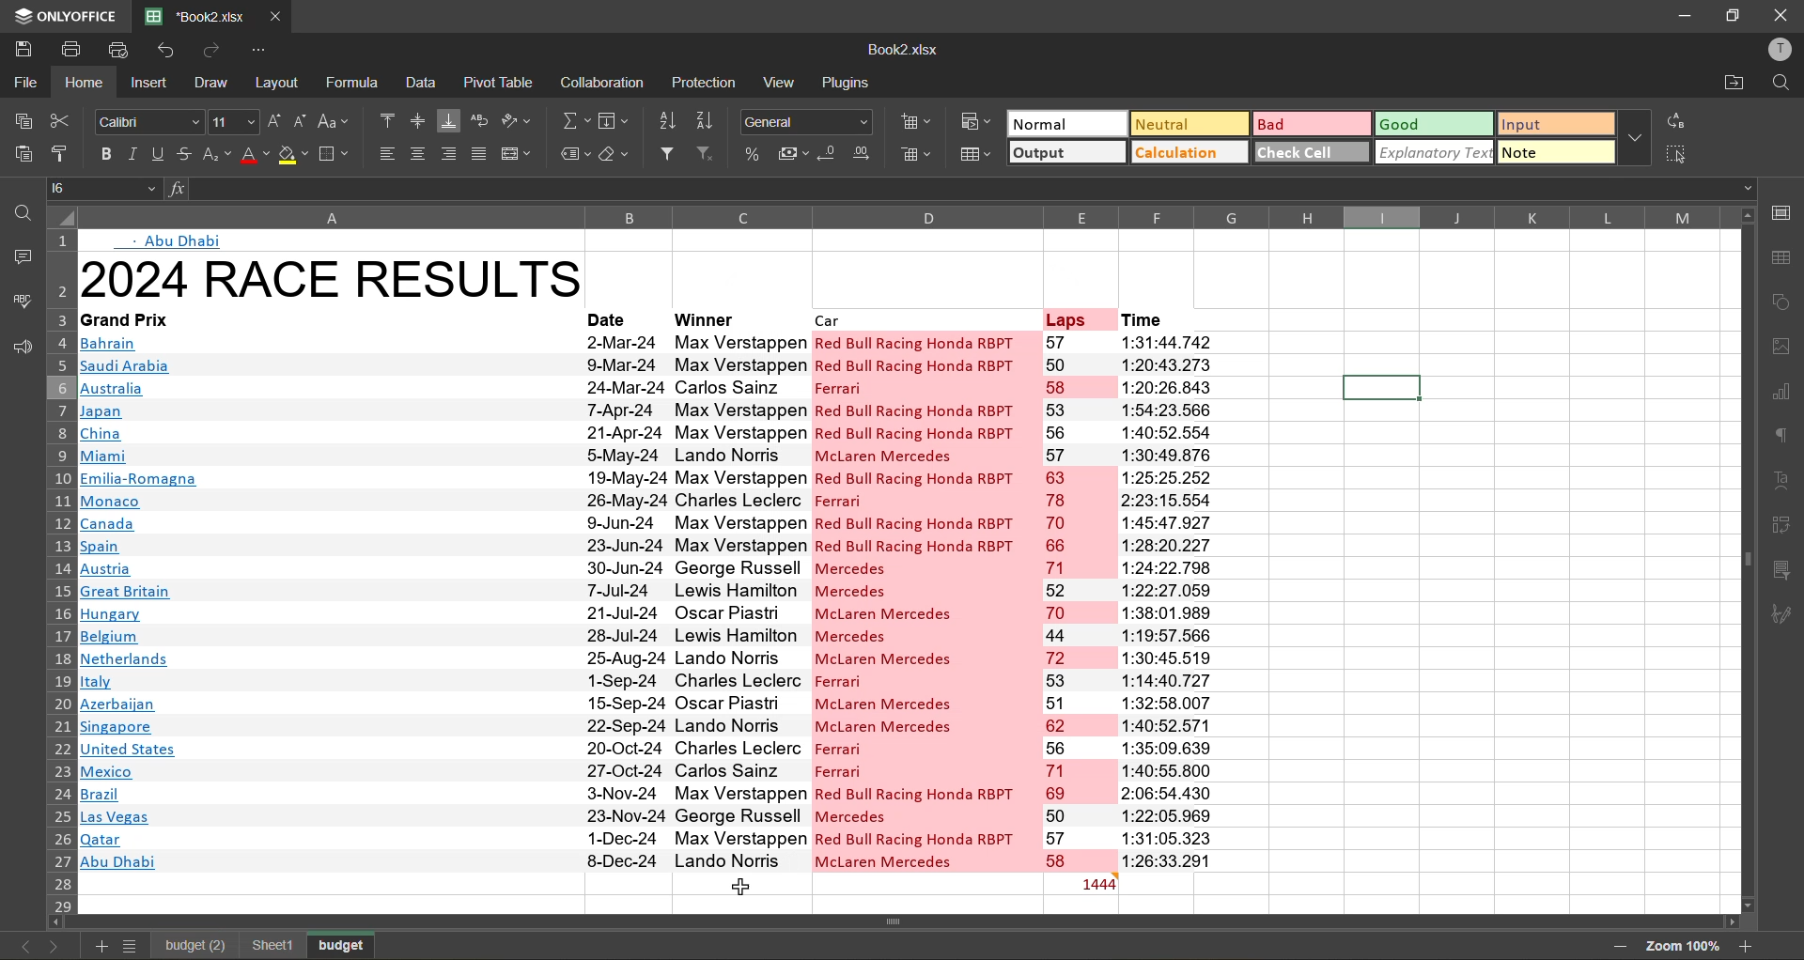 This screenshot has width=1804, height=960. I want to click on scroll bar, so click(938, 923).